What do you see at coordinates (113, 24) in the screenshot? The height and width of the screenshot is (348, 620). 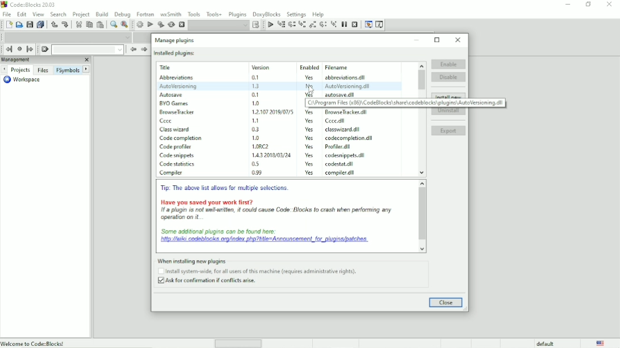 I see `Find` at bounding box center [113, 24].